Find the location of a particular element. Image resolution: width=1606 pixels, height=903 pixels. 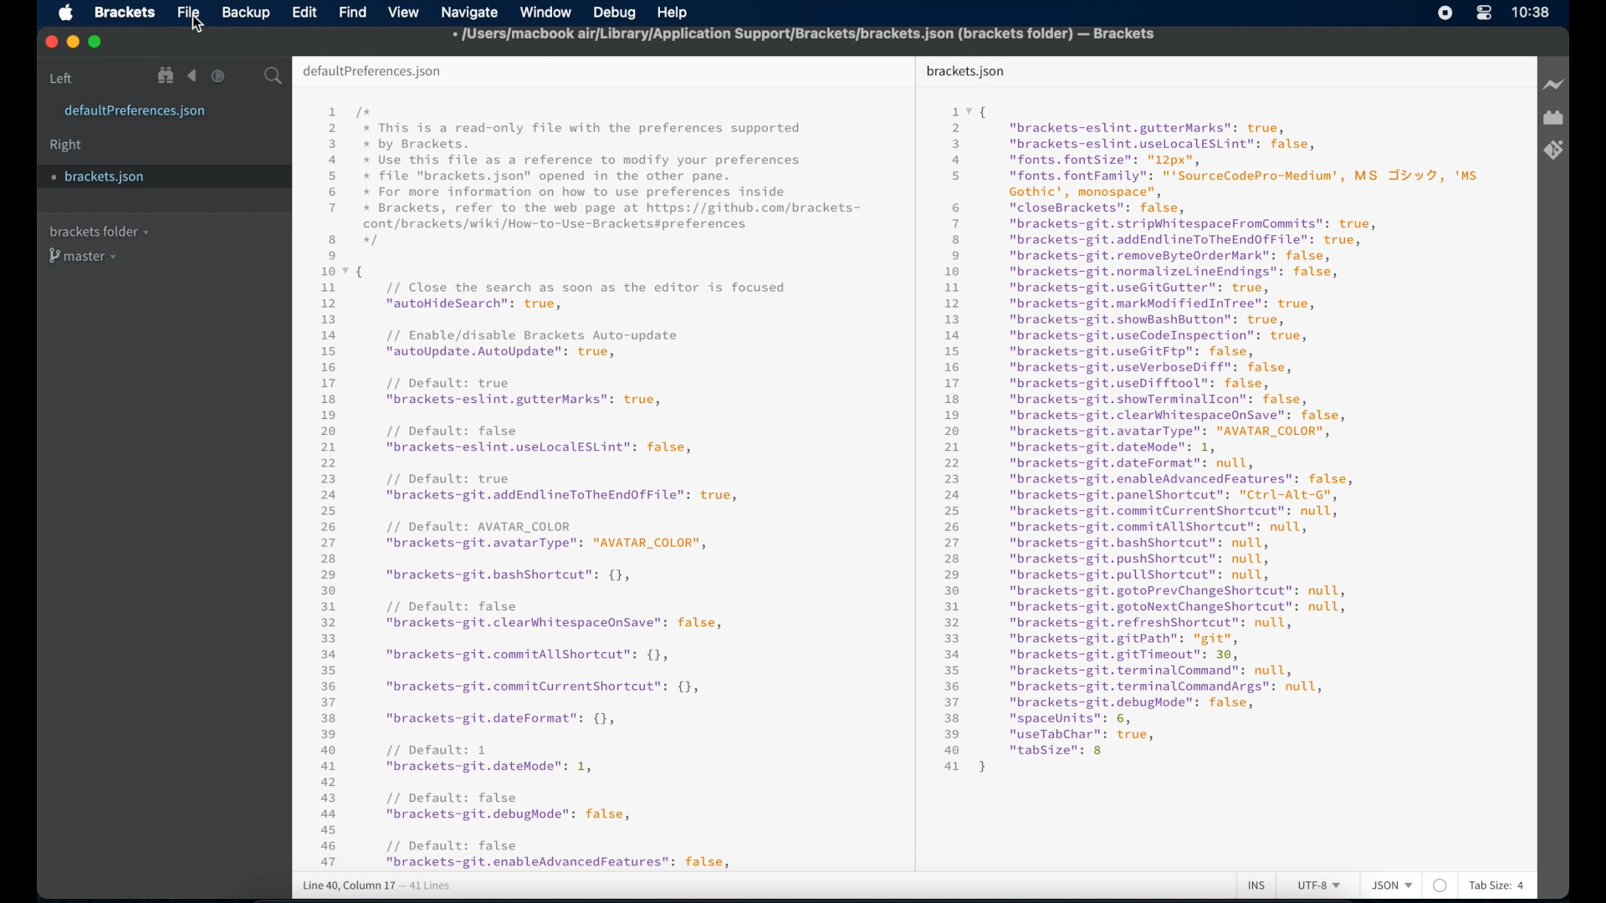

backup is located at coordinates (246, 13).